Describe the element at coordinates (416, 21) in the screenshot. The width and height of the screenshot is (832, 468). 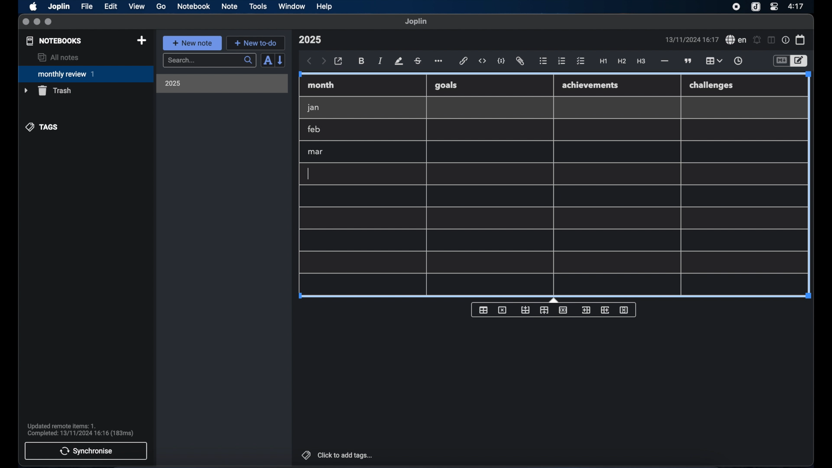
I see `joplin` at that location.